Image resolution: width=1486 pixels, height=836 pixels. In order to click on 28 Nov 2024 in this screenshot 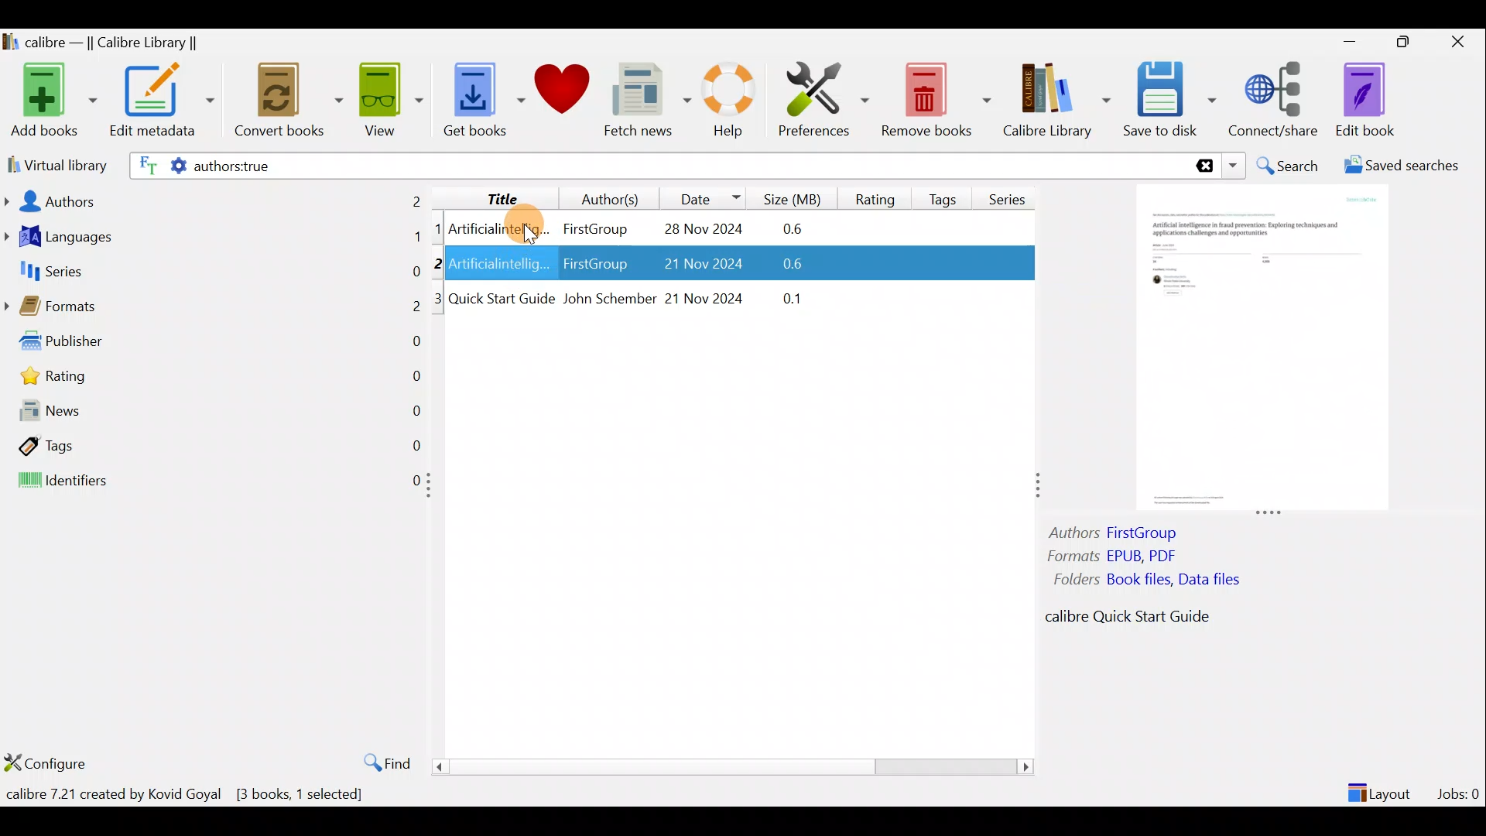, I will do `click(695, 231)`.